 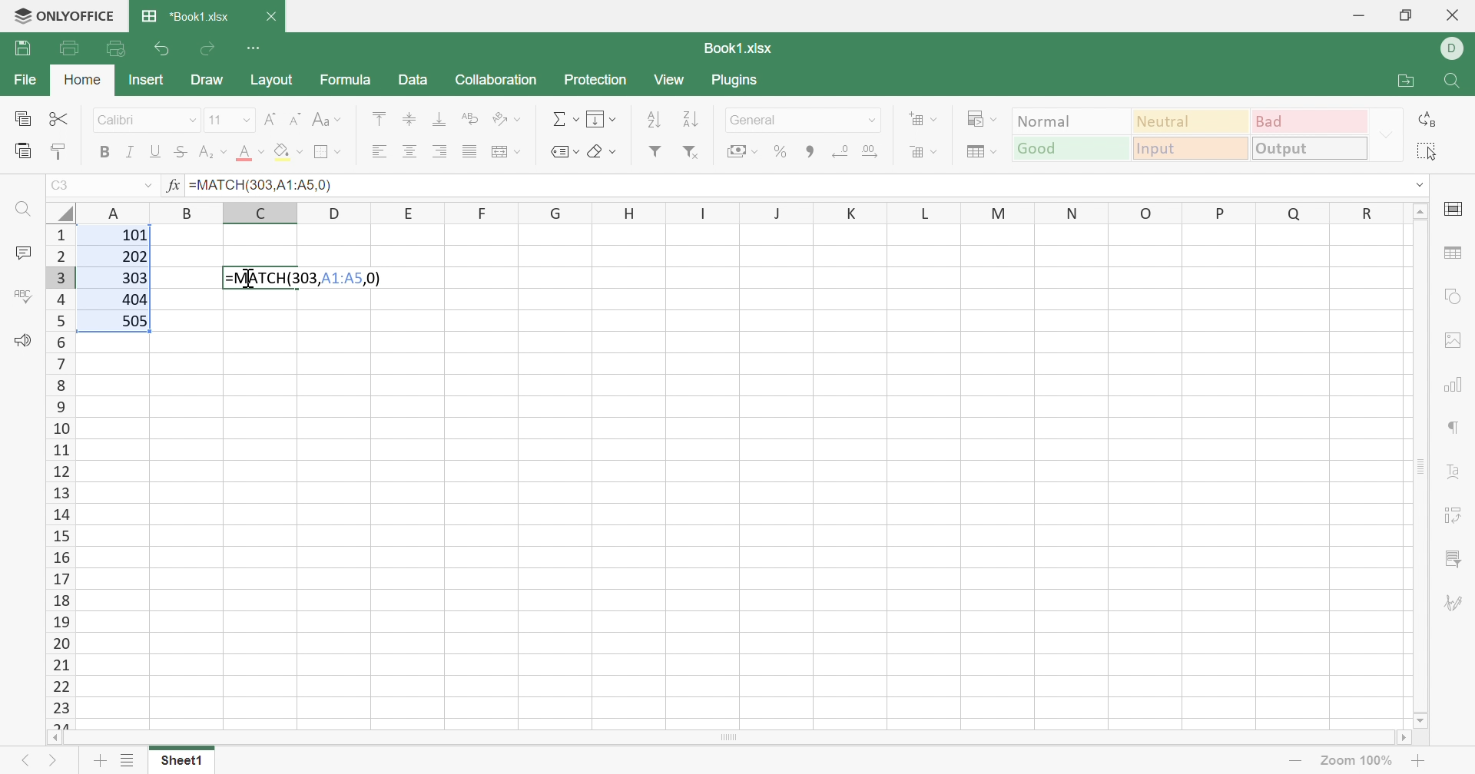 What do you see at coordinates (844, 151) in the screenshot?
I see `Decrease decimals` at bounding box center [844, 151].